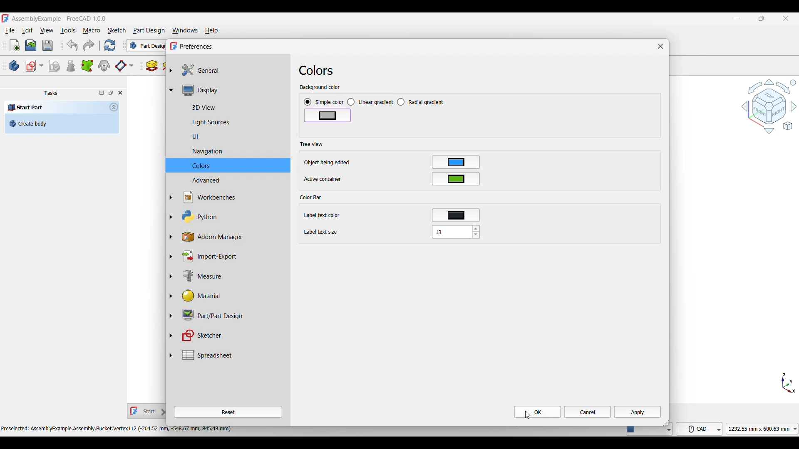  I want to click on Axis navigation, so click(789, 383).